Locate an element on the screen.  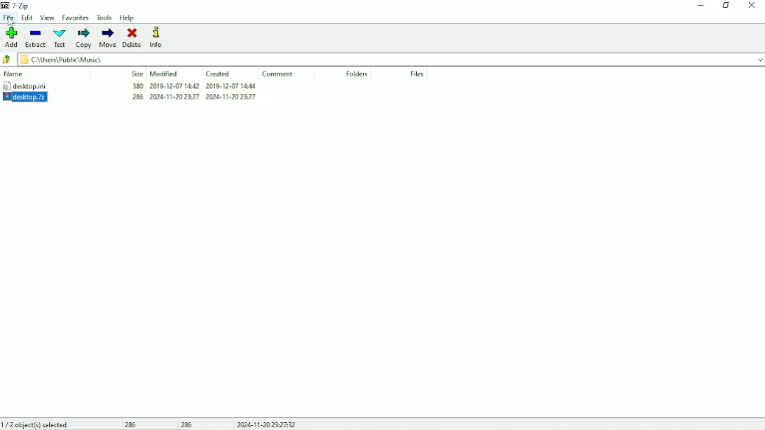
Edit is located at coordinates (27, 18).